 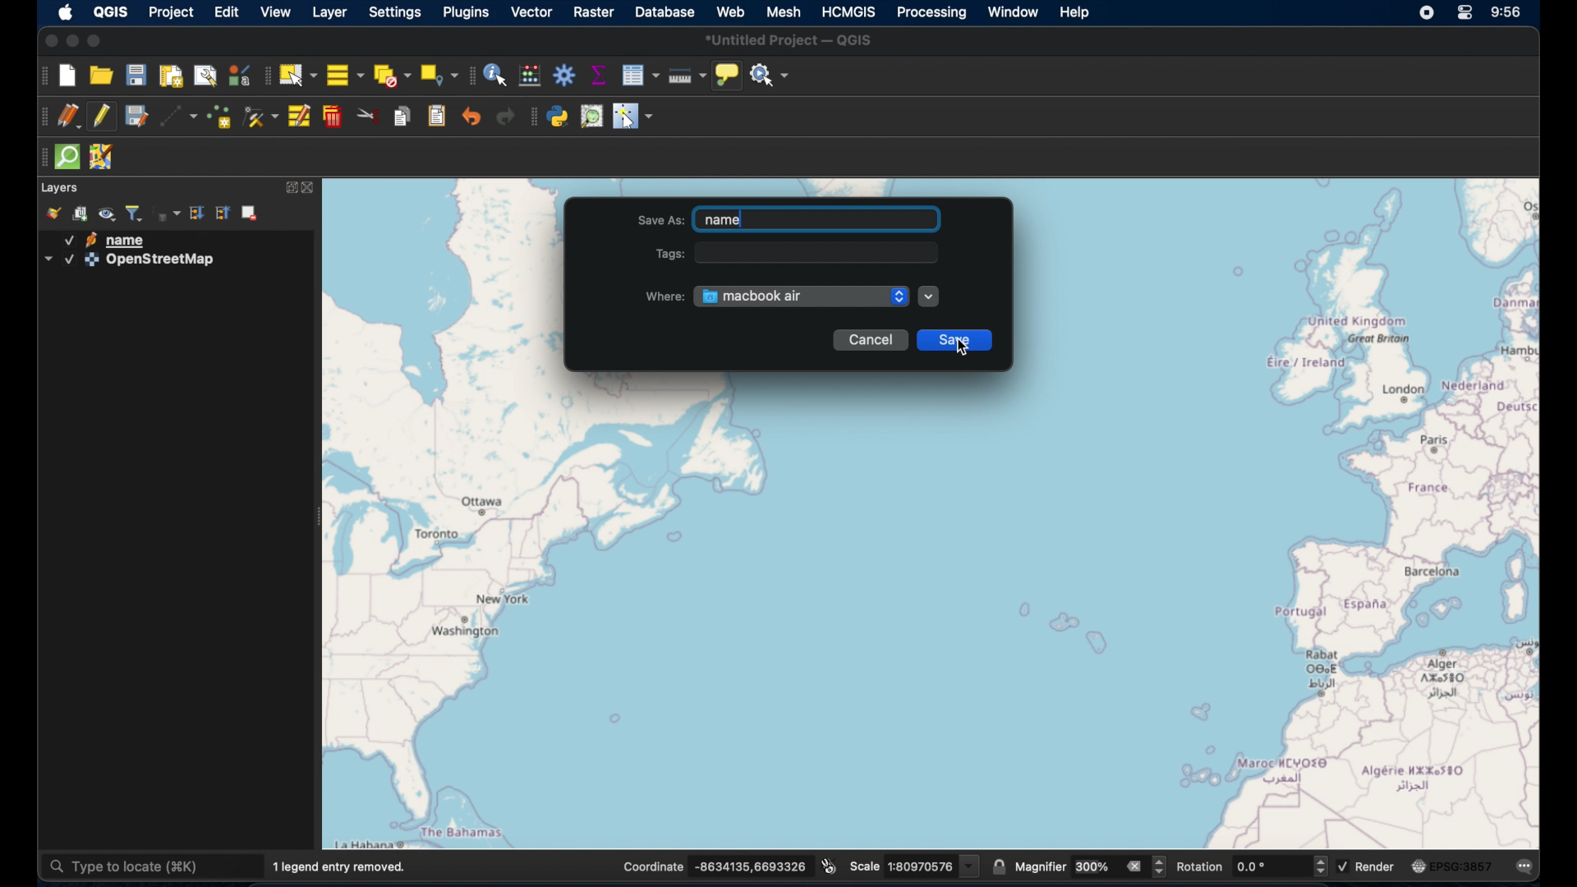 I want to click on current csr, so click(x=1452, y=866).